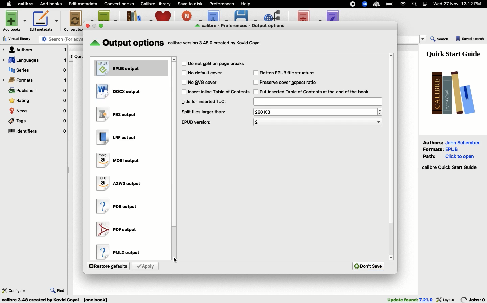  Describe the element at coordinates (34, 50) in the screenshot. I see `Authors` at that location.